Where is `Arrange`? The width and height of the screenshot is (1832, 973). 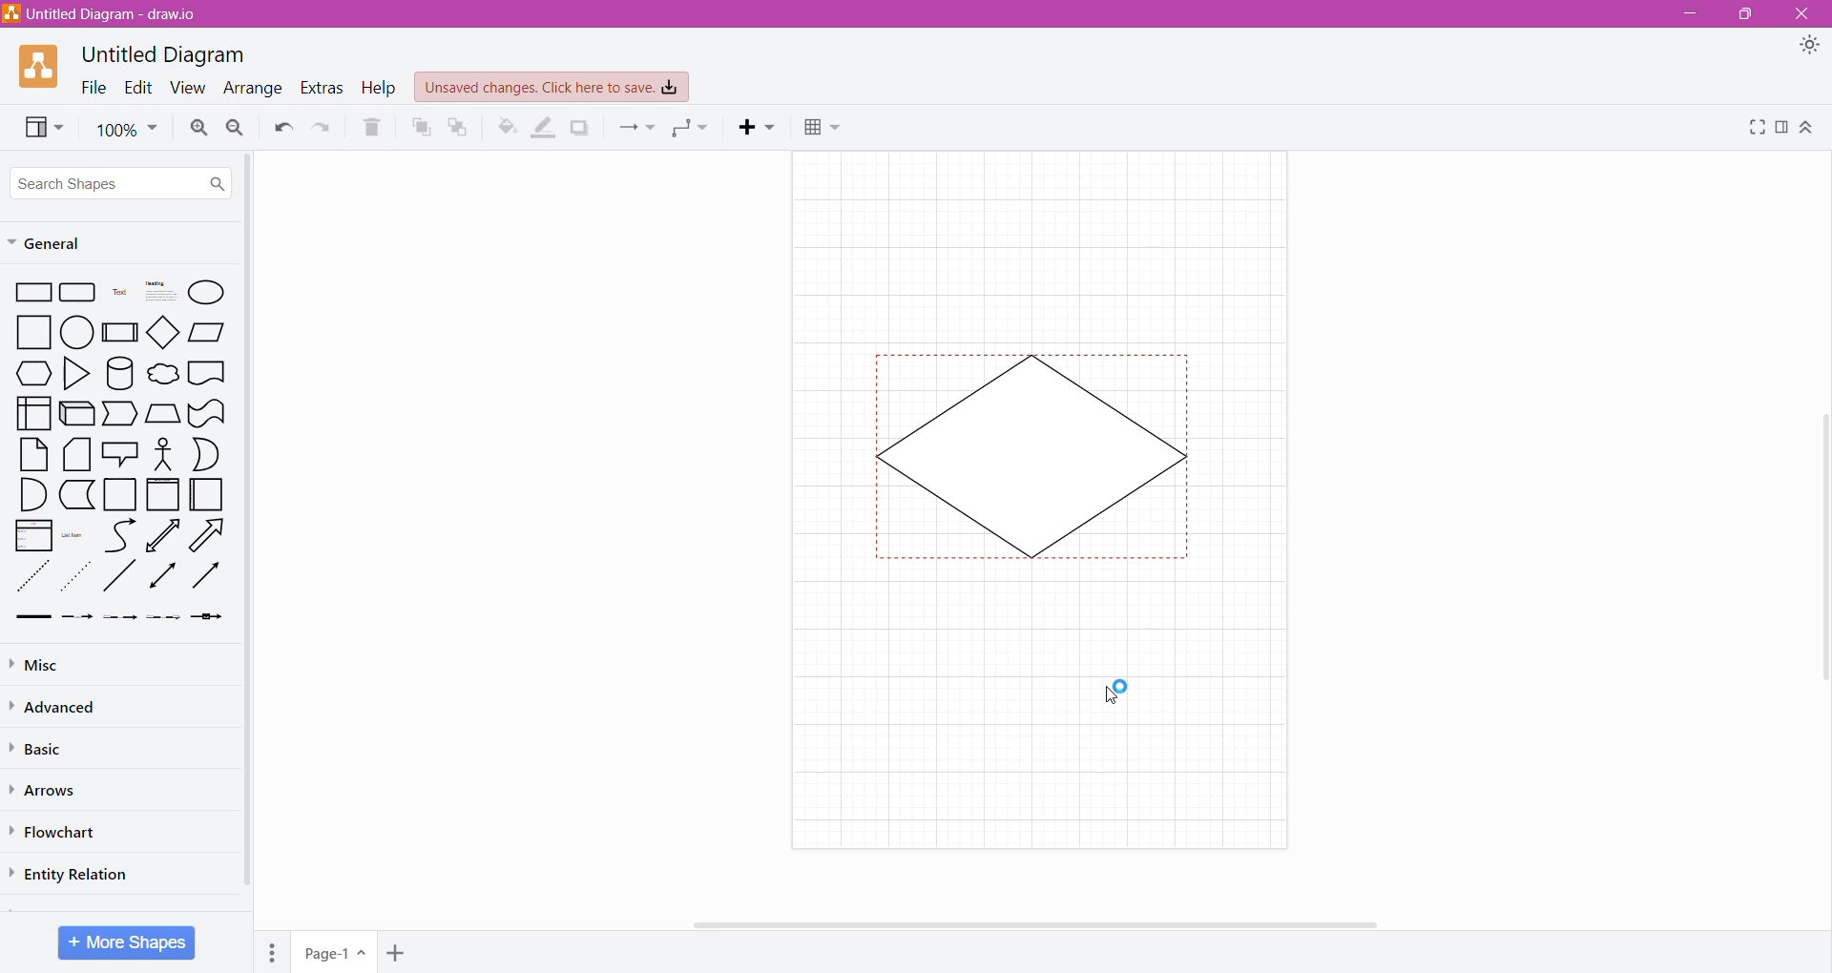 Arrange is located at coordinates (253, 90).